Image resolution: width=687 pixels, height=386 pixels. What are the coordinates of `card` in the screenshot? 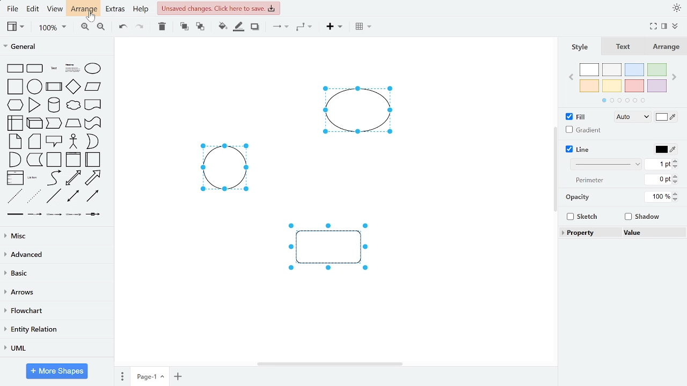 It's located at (35, 142).